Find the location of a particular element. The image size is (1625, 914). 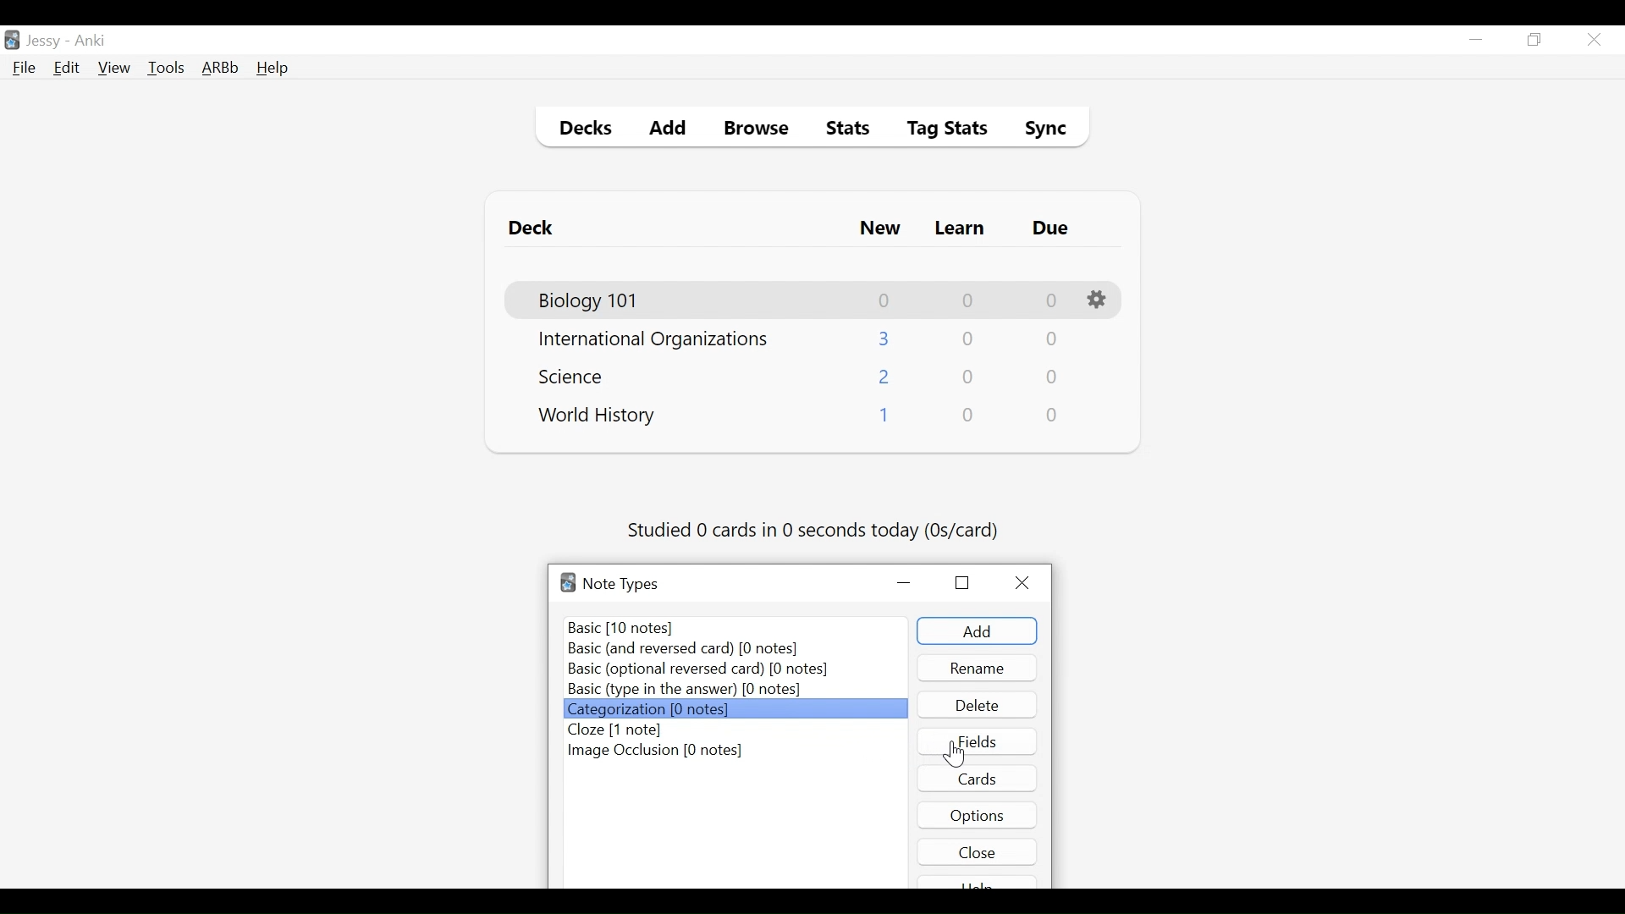

Decks is located at coordinates (581, 130).